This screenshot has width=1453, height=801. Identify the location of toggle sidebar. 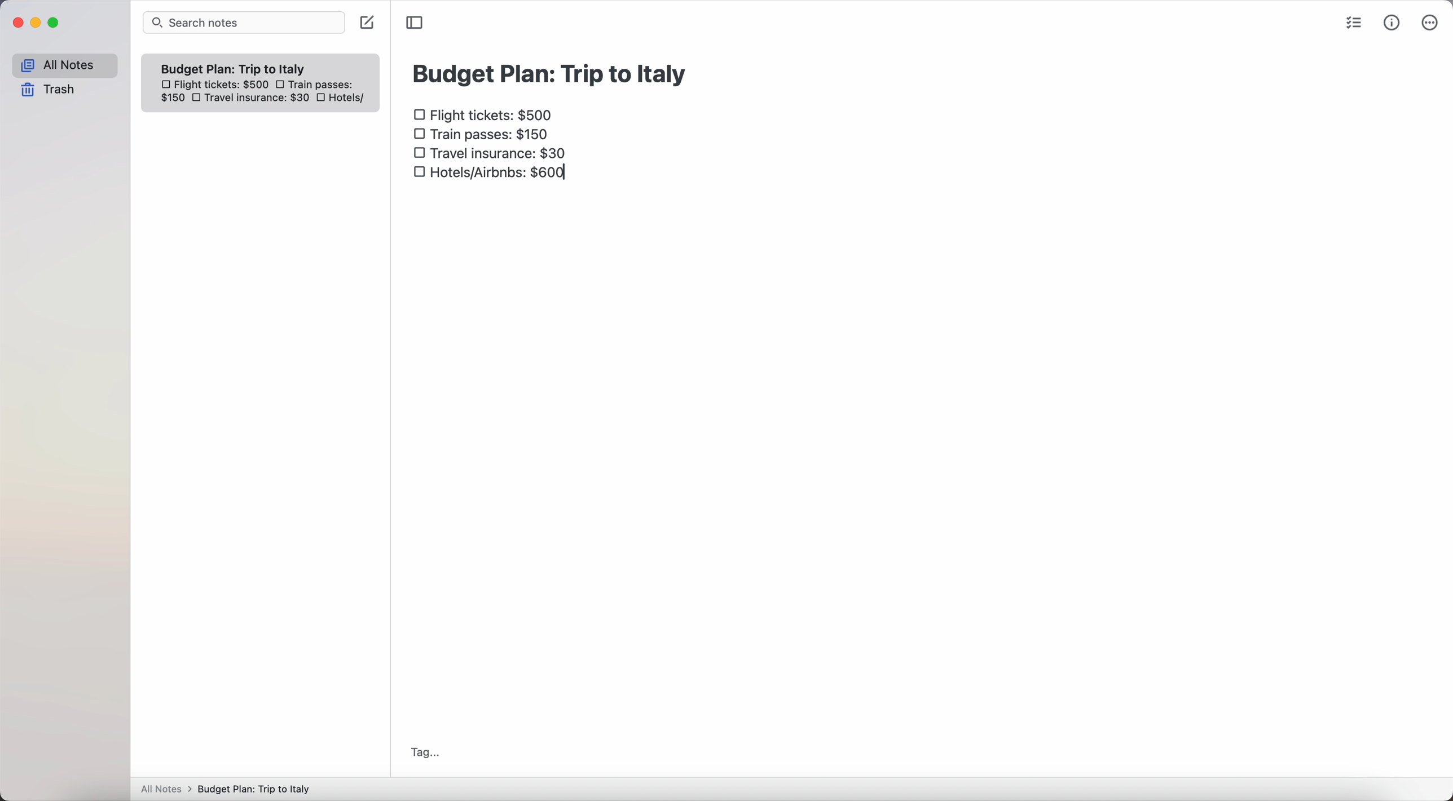
(415, 22).